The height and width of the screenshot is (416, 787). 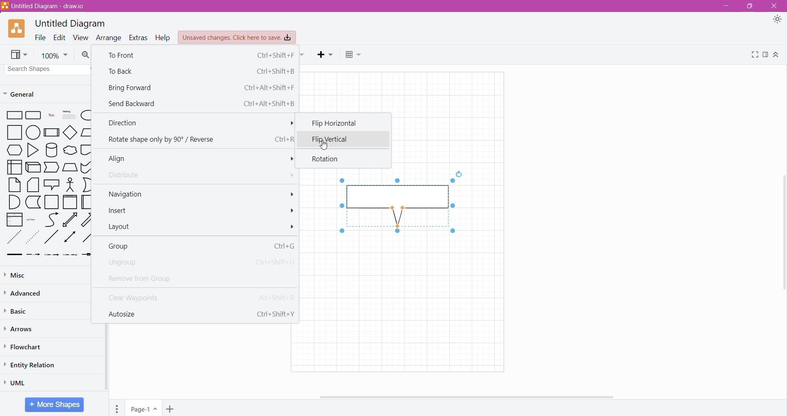 I want to click on Format, so click(x=765, y=54).